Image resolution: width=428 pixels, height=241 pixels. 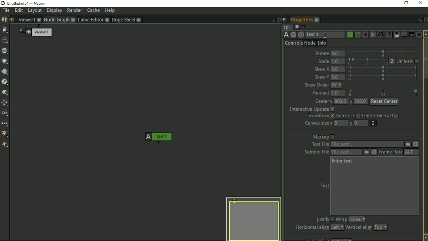 What do you see at coordinates (396, 35) in the screenshot?
I see `Show/hide all parameters` at bounding box center [396, 35].